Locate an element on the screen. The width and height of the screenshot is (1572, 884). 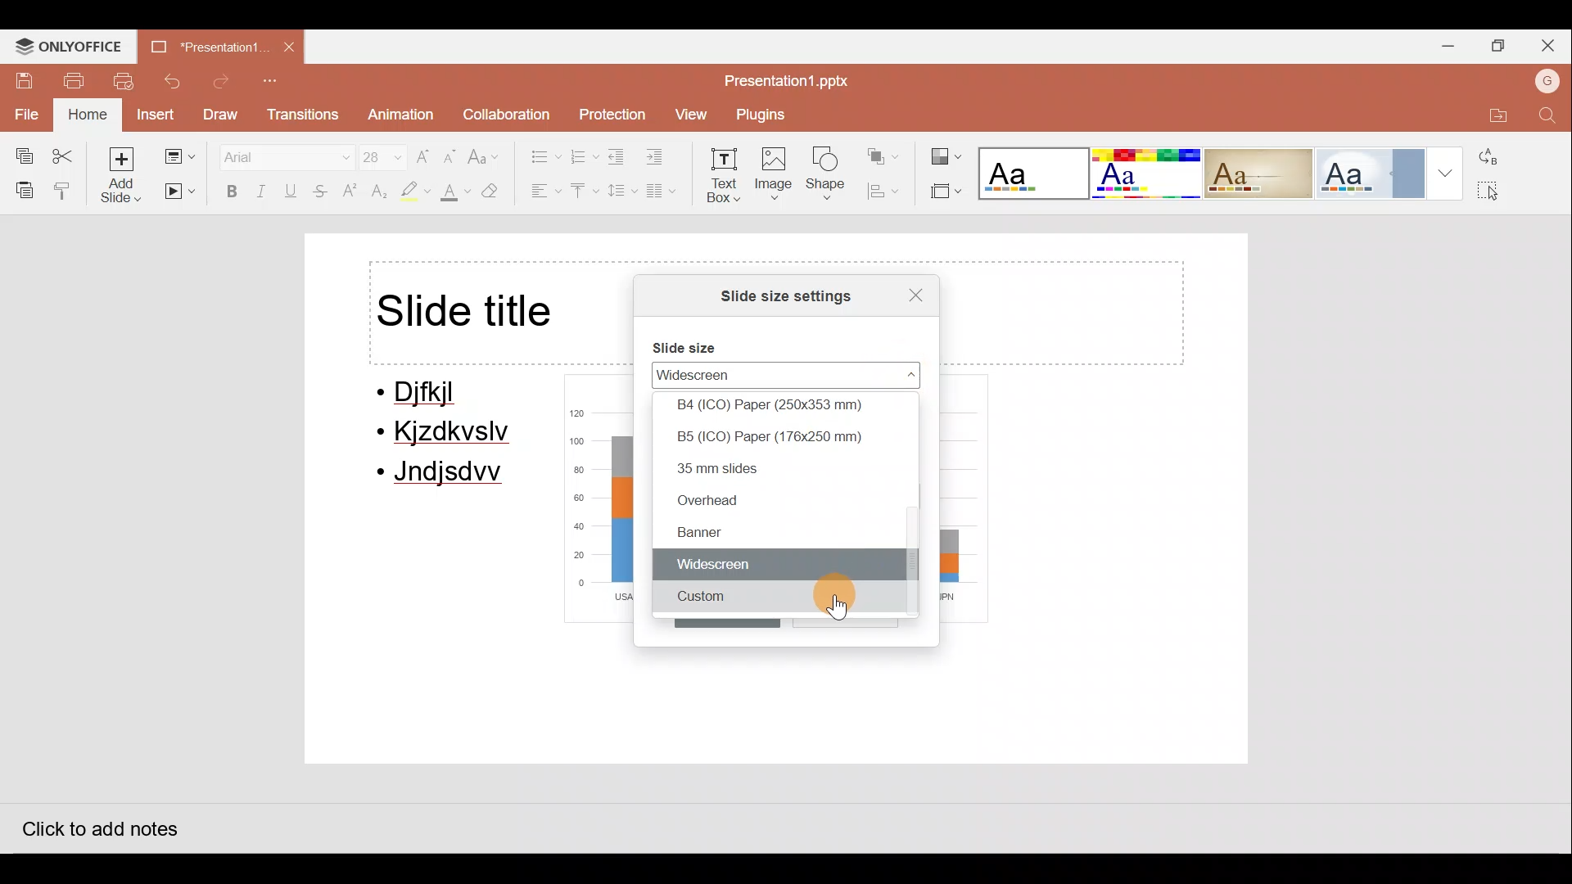
Numbering is located at coordinates (585, 155).